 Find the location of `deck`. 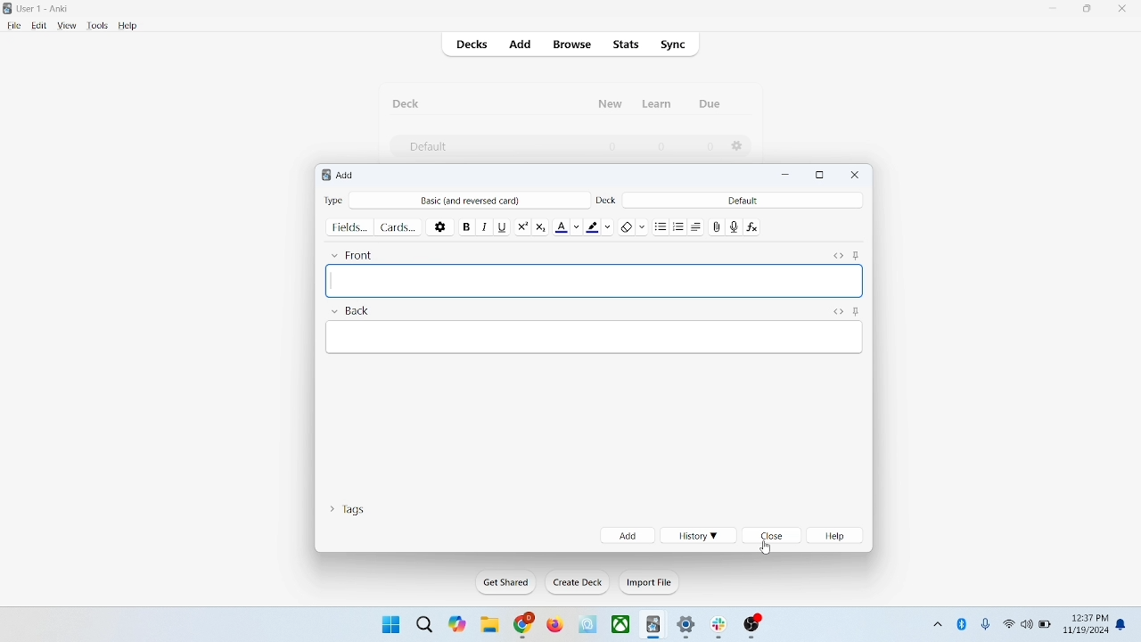

deck is located at coordinates (608, 199).